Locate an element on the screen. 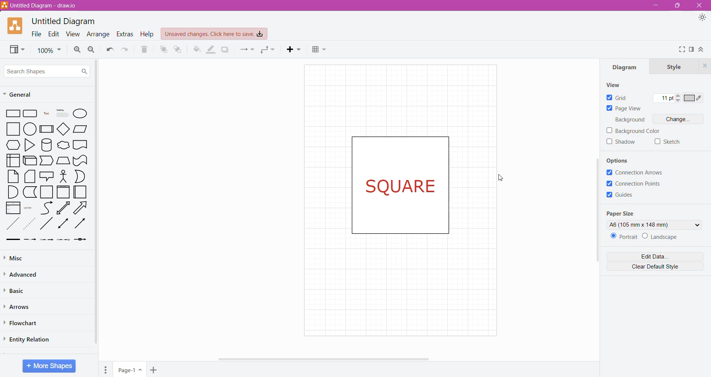  Triangle  is located at coordinates (29, 144).